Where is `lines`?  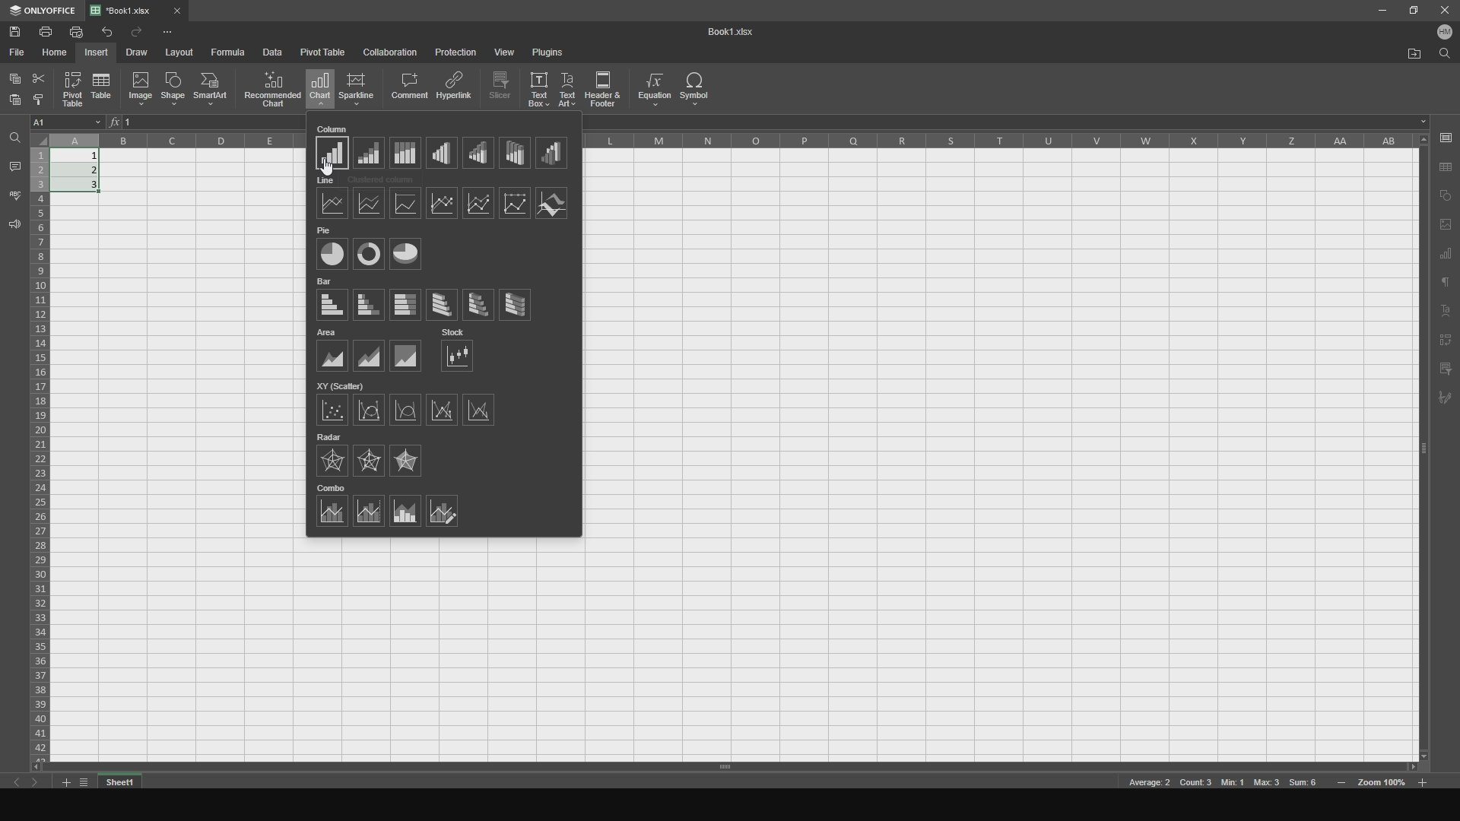 lines is located at coordinates (444, 198).